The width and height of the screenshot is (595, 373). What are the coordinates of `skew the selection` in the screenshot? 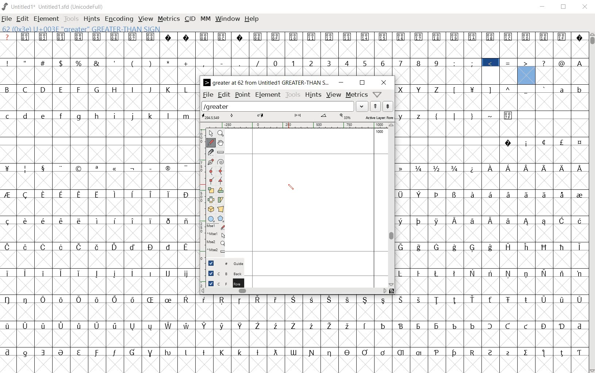 It's located at (220, 200).